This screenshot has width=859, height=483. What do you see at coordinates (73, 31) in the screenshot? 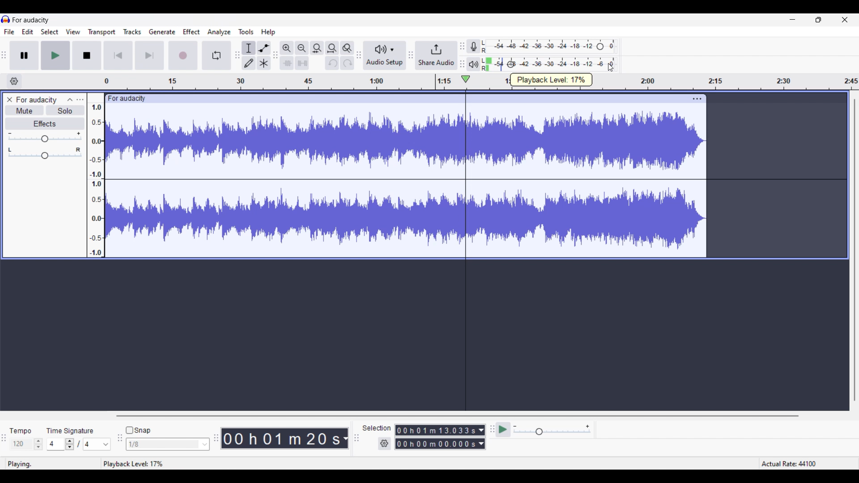
I see `View menu` at bounding box center [73, 31].